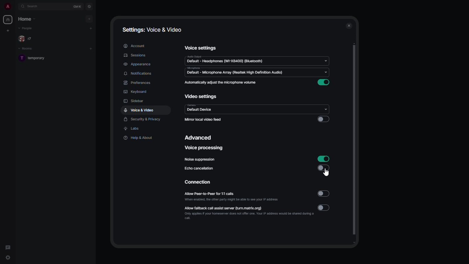 The width and height of the screenshot is (469, 264). I want to click on voice & video, so click(139, 110).